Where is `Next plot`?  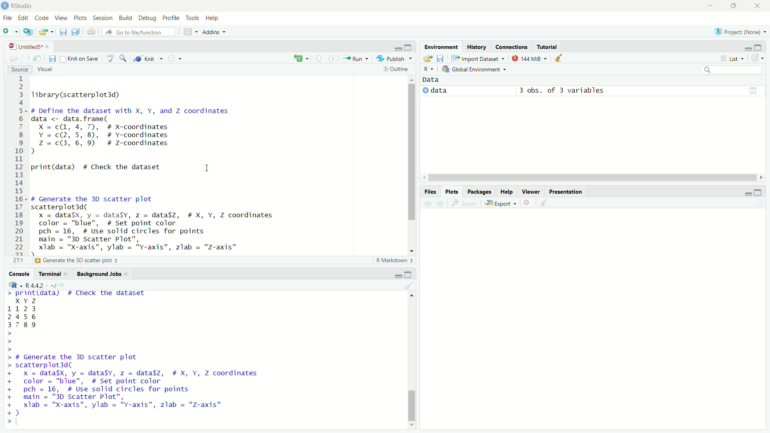
Next plot is located at coordinates (440, 205).